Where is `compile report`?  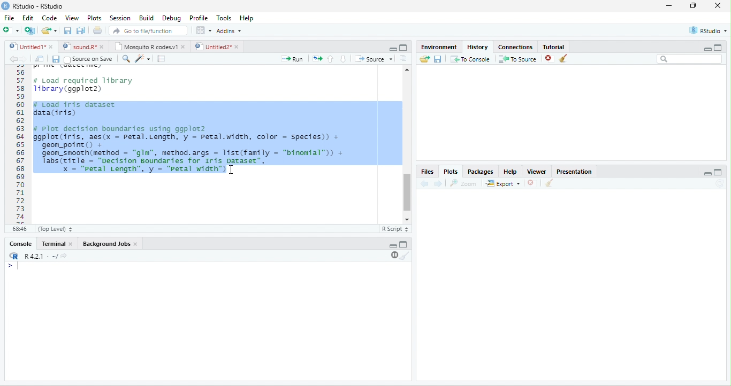
compile report is located at coordinates (161, 58).